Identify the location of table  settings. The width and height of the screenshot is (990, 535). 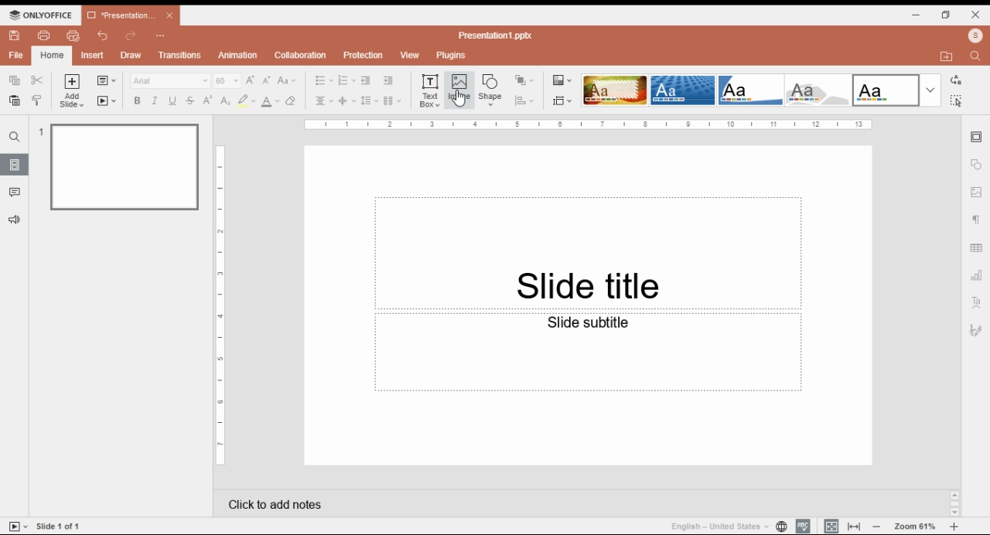
(977, 248).